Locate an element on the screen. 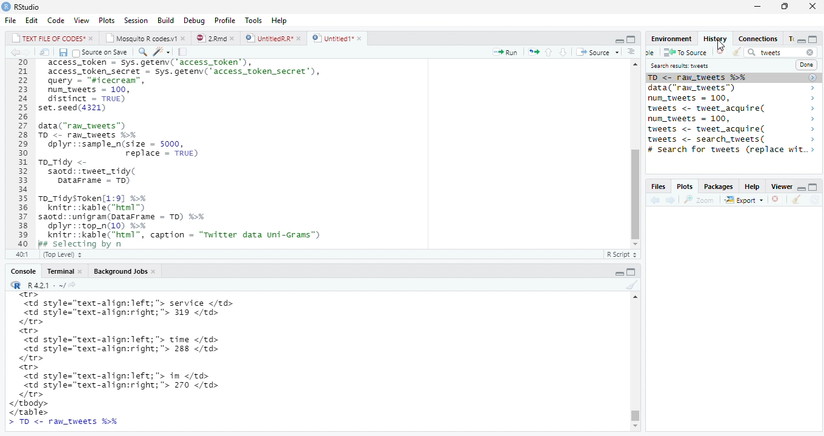  clear console is located at coordinates (630, 285).